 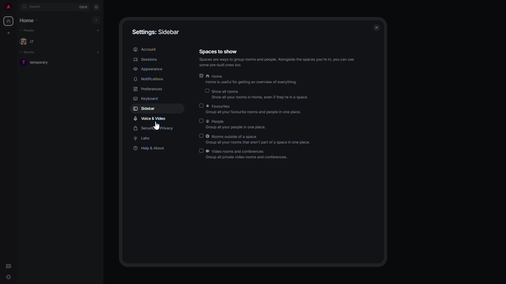 I want to click on disabled, so click(x=202, y=136).